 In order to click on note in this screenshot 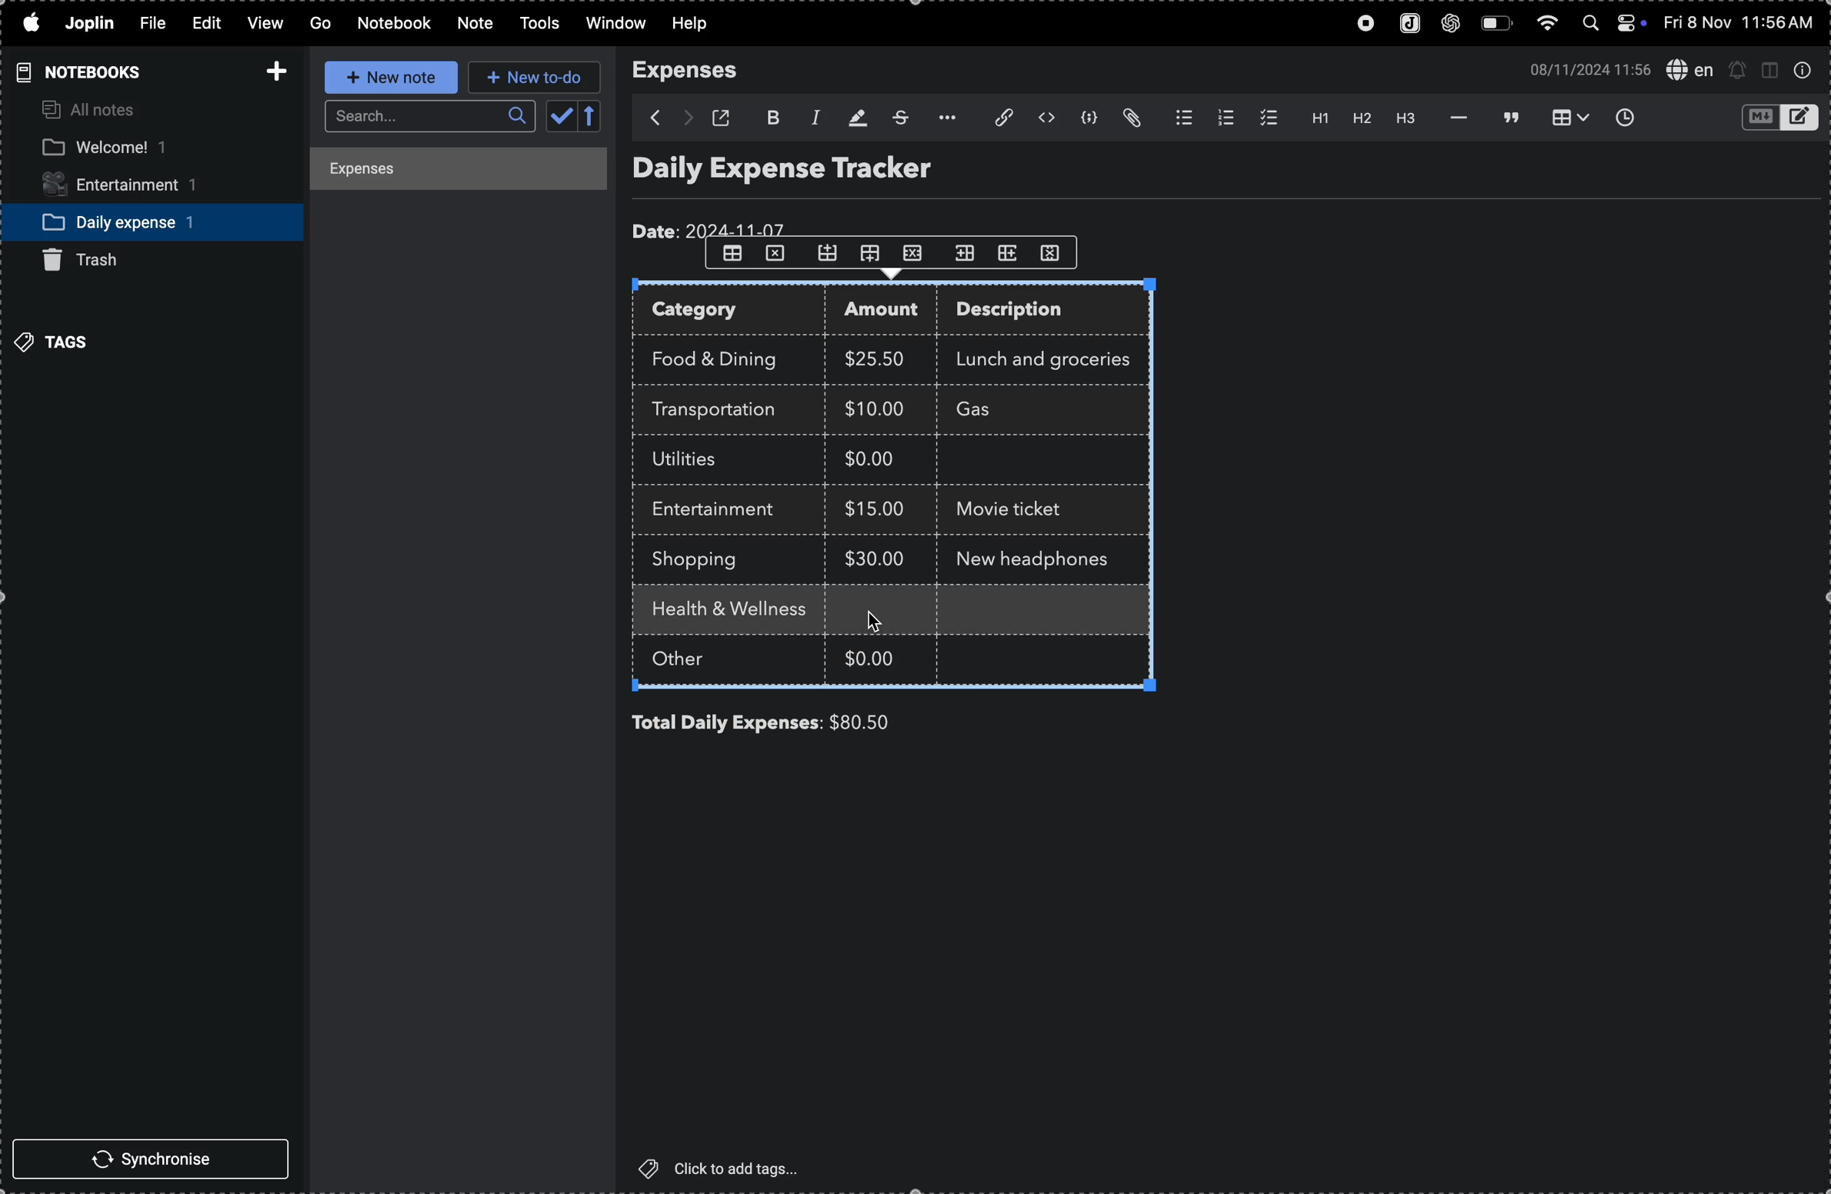, I will do `click(472, 24)`.